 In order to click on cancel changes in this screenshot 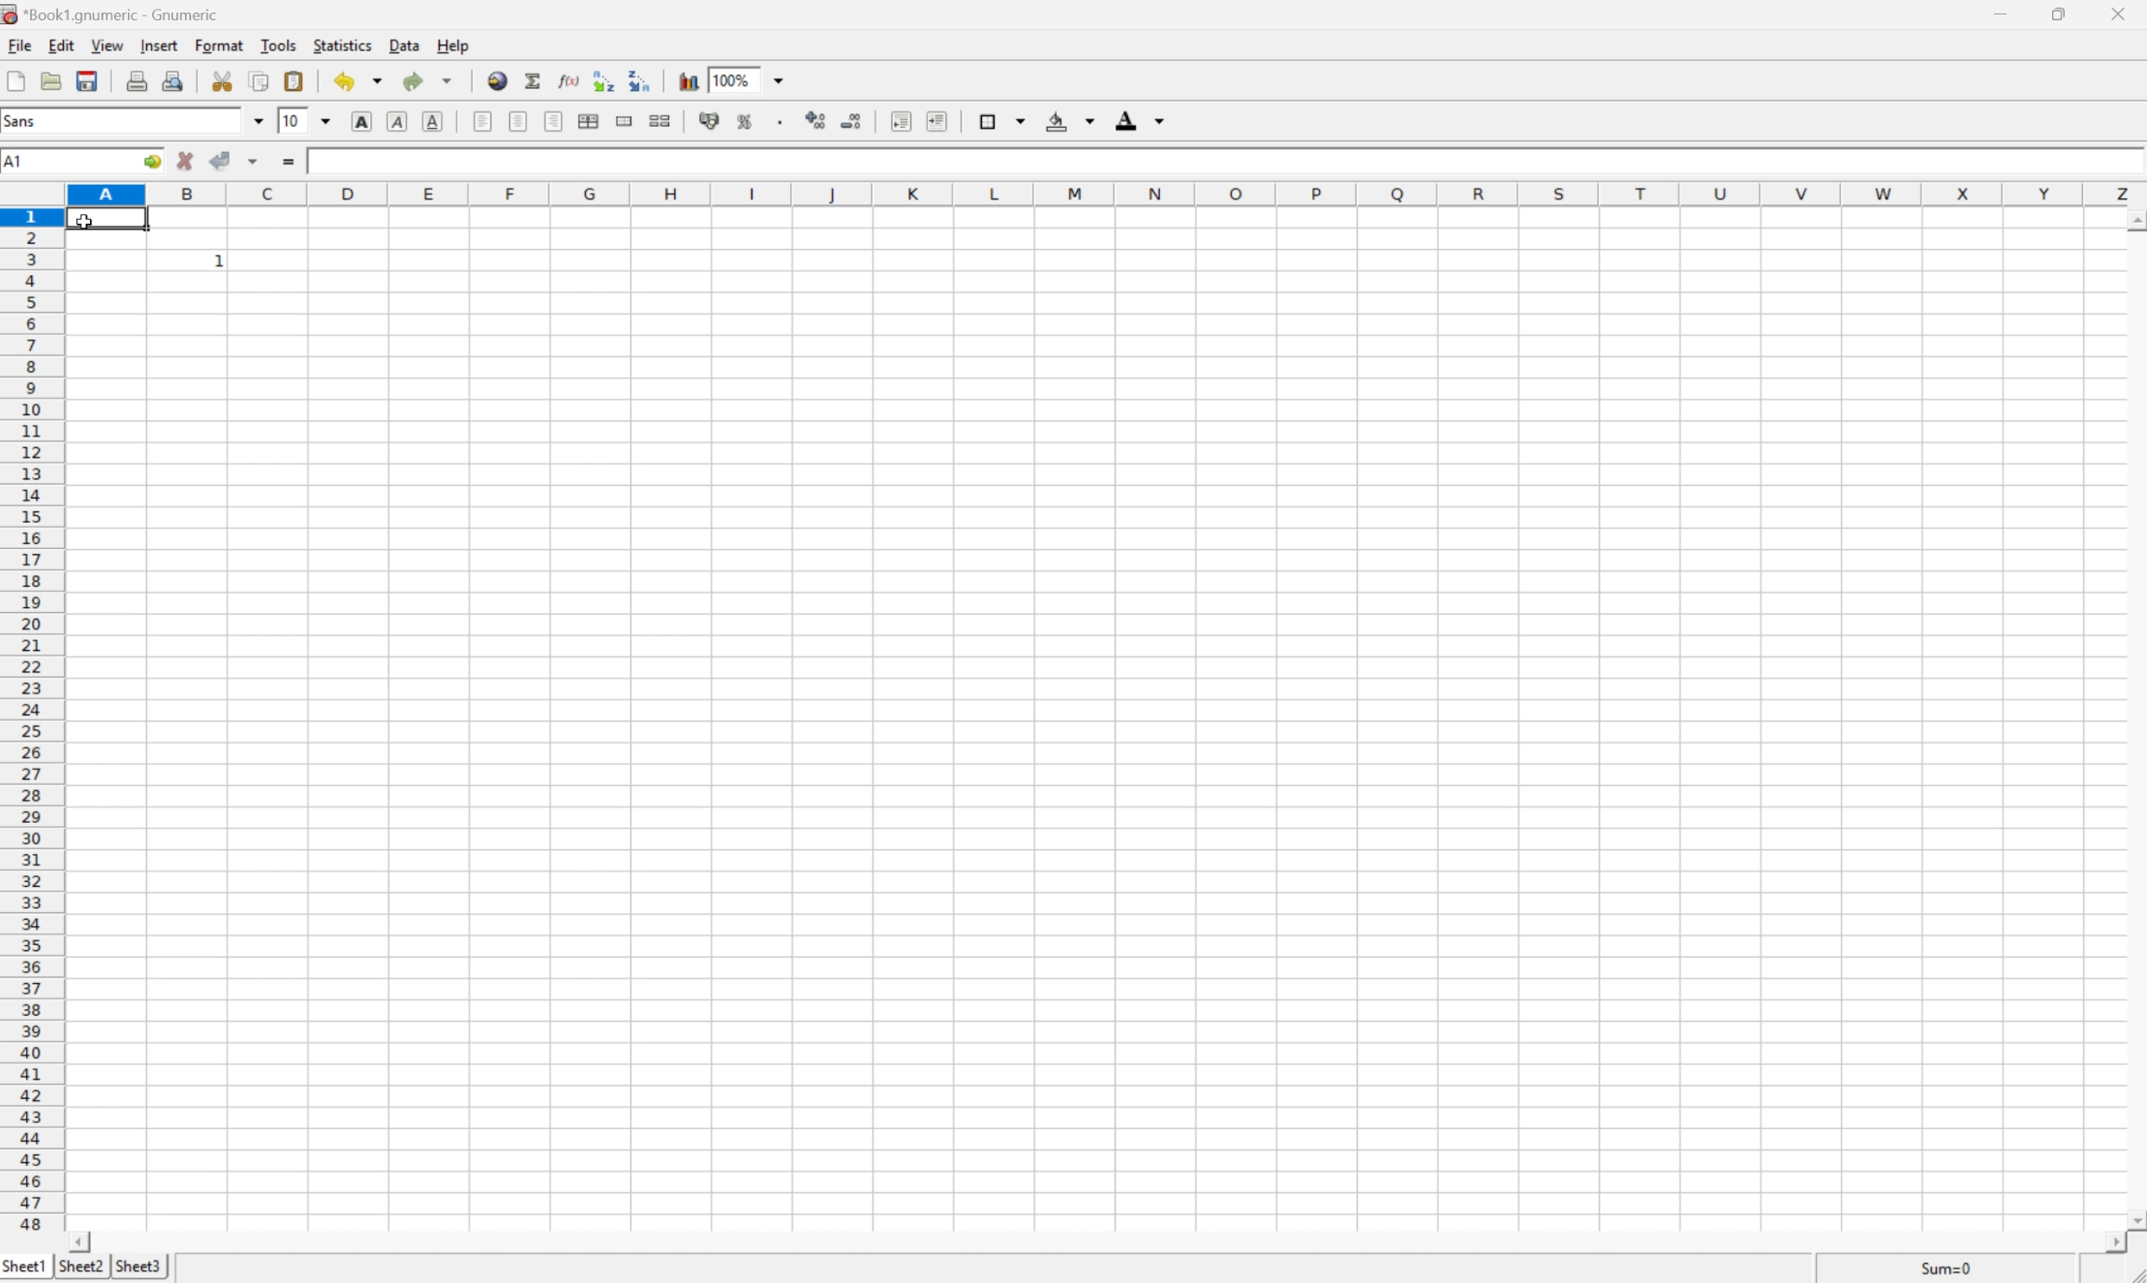, I will do `click(188, 158)`.